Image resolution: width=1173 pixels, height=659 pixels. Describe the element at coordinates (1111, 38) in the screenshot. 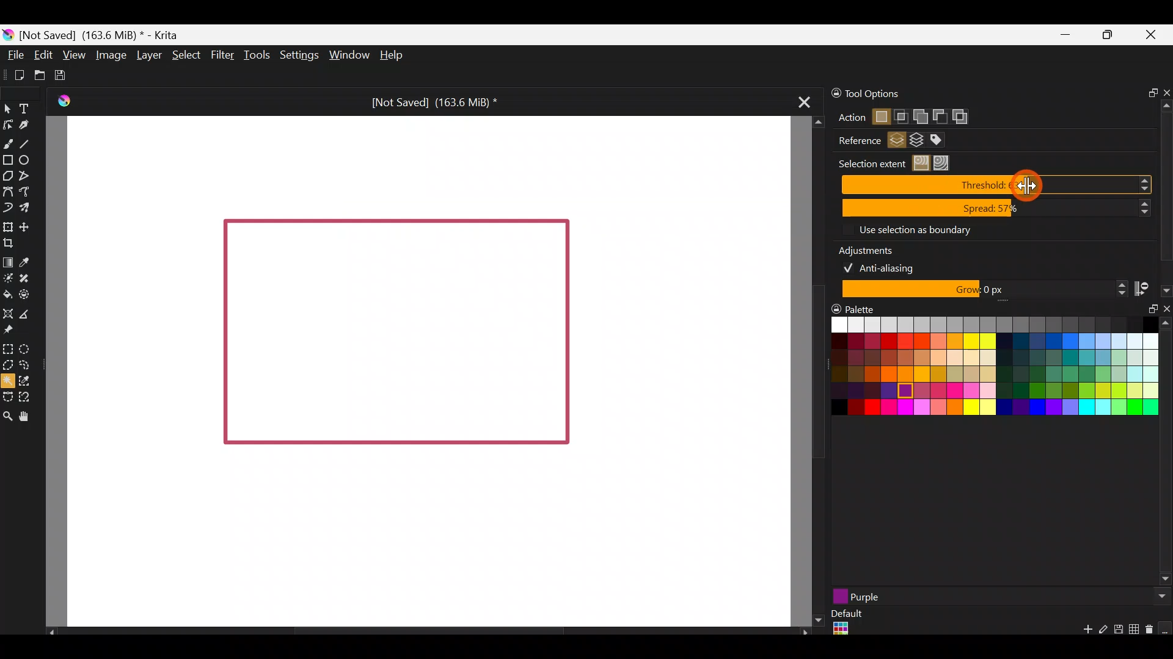

I see `Maximize` at that location.